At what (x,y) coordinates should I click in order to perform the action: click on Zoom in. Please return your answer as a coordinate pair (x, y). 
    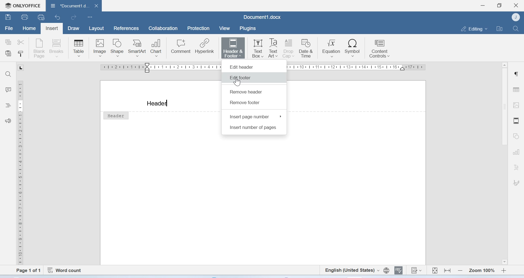
    Looking at the image, I should click on (504, 270).